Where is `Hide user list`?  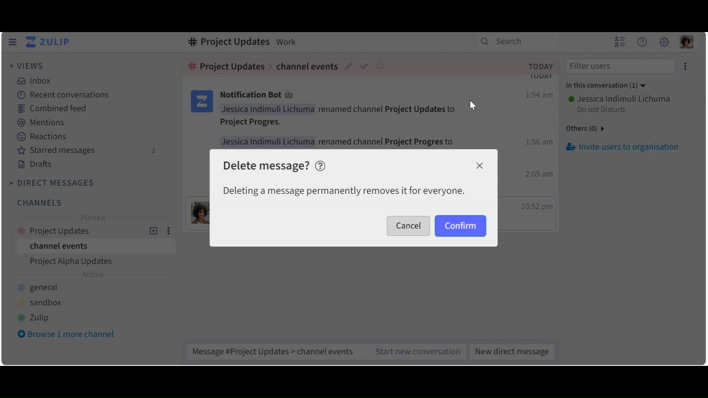 Hide user list is located at coordinates (618, 42).